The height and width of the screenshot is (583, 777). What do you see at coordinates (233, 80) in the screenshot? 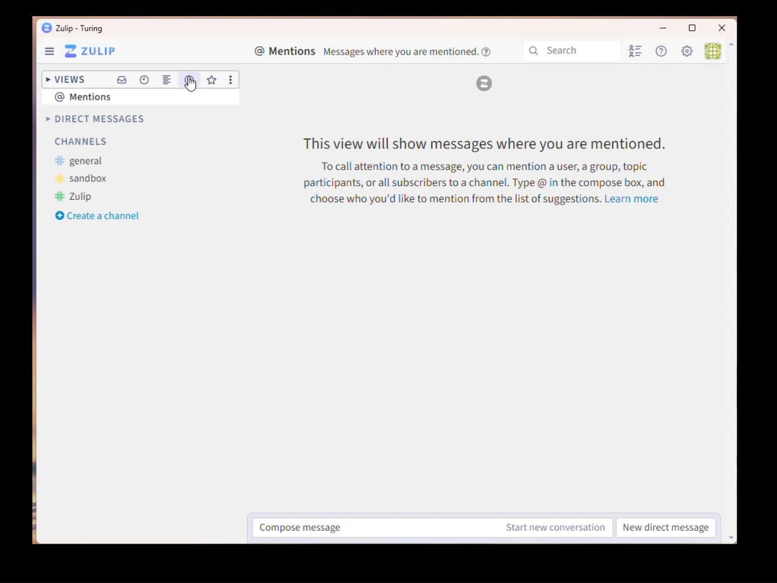
I see `More` at bounding box center [233, 80].